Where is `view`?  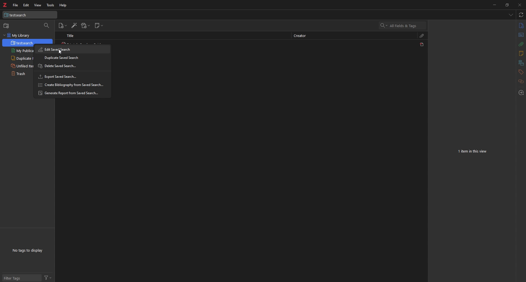
view is located at coordinates (38, 5).